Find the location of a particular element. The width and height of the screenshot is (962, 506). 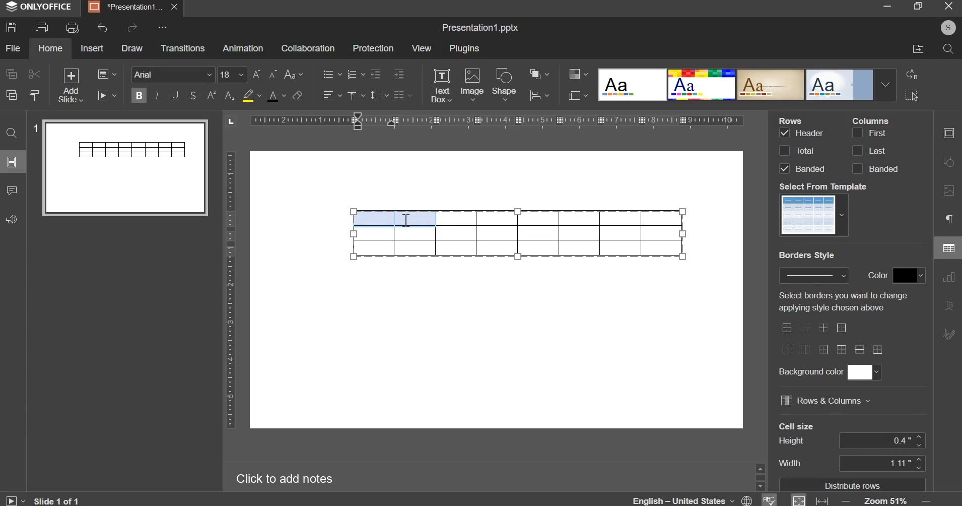

strikethrough is located at coordinates (192, 95).